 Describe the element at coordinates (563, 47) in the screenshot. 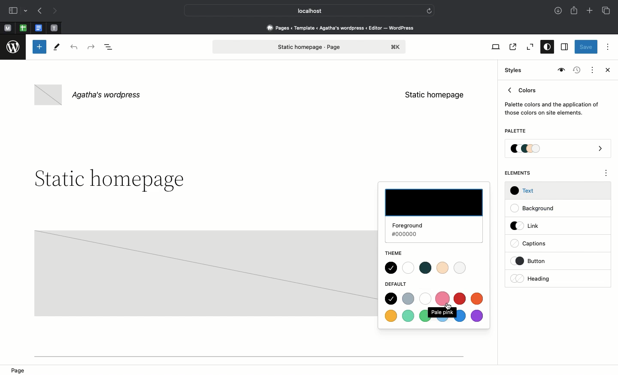

I see `Settings` at that location.